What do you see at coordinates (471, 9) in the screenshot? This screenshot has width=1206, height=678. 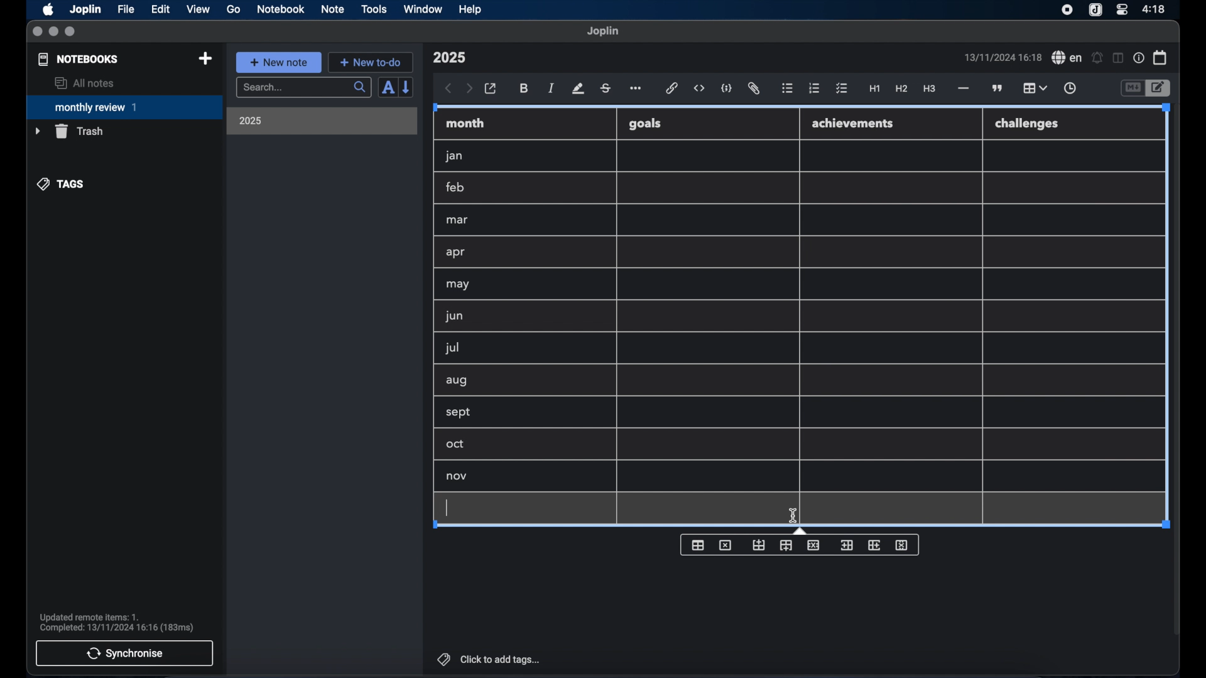 I see `help` at bounding box center [471, 9].